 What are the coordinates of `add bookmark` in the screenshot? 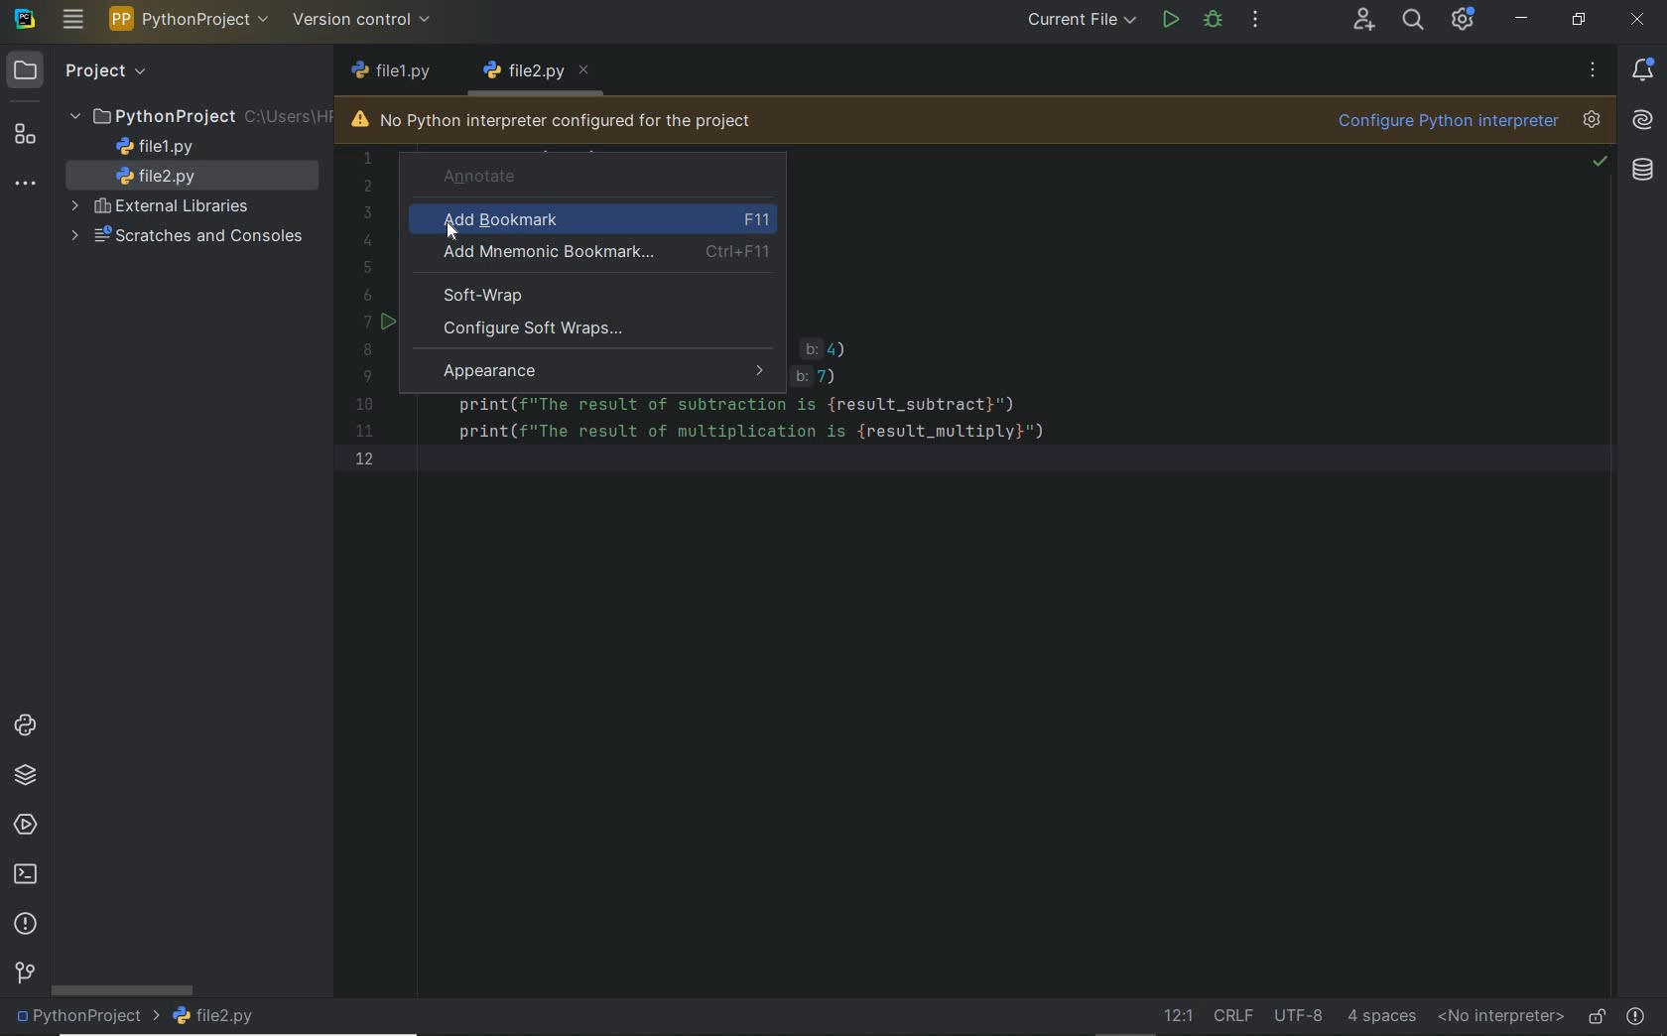 It's located at (599, 220).